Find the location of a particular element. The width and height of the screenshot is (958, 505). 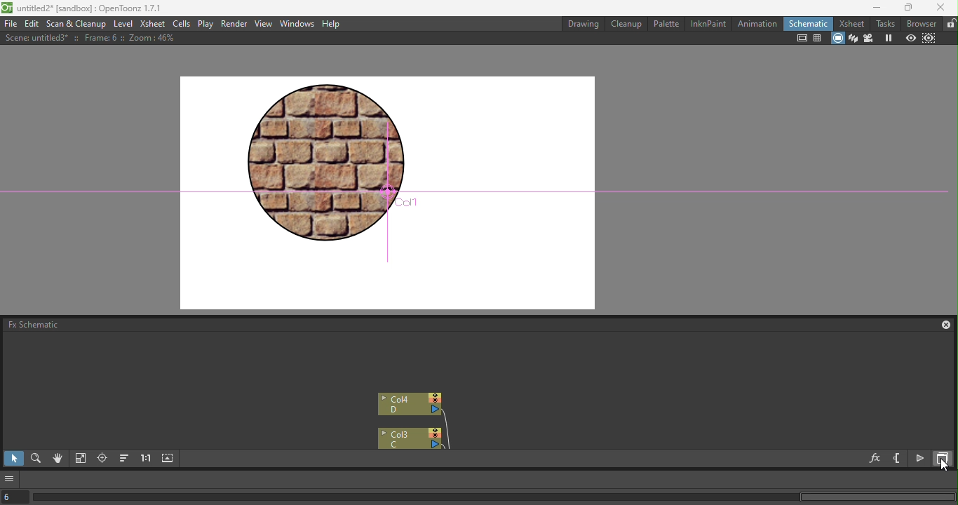

Maximize is located at coordinates (903, 7).